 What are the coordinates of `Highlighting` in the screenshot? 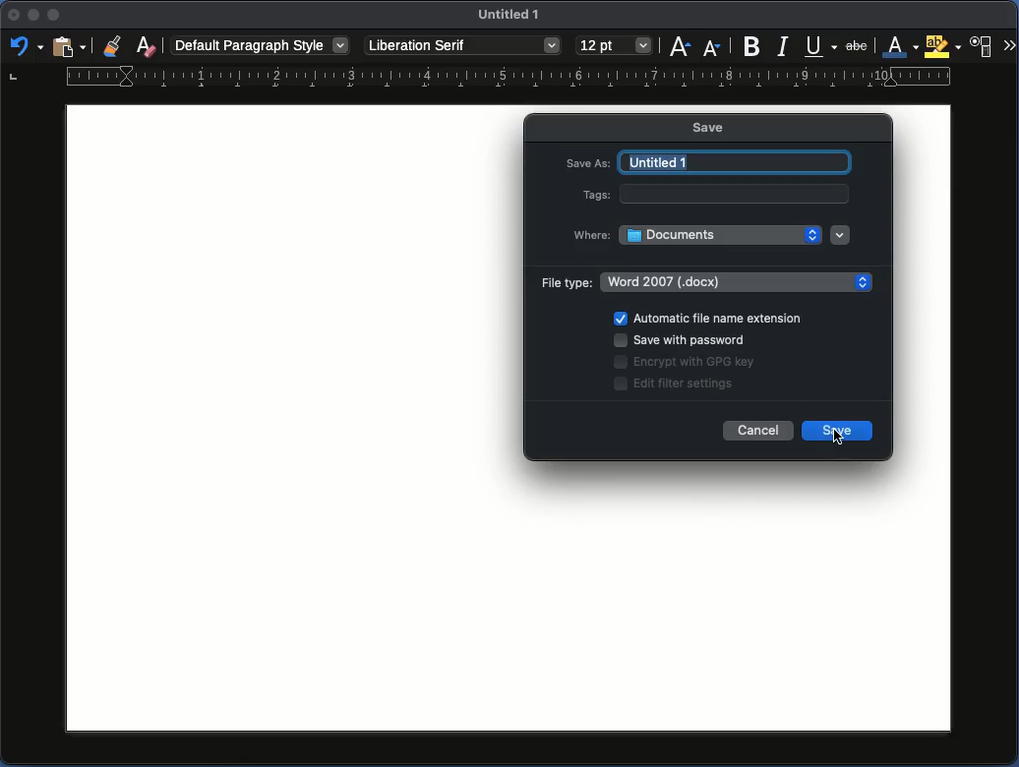 It's located at (944, 46).